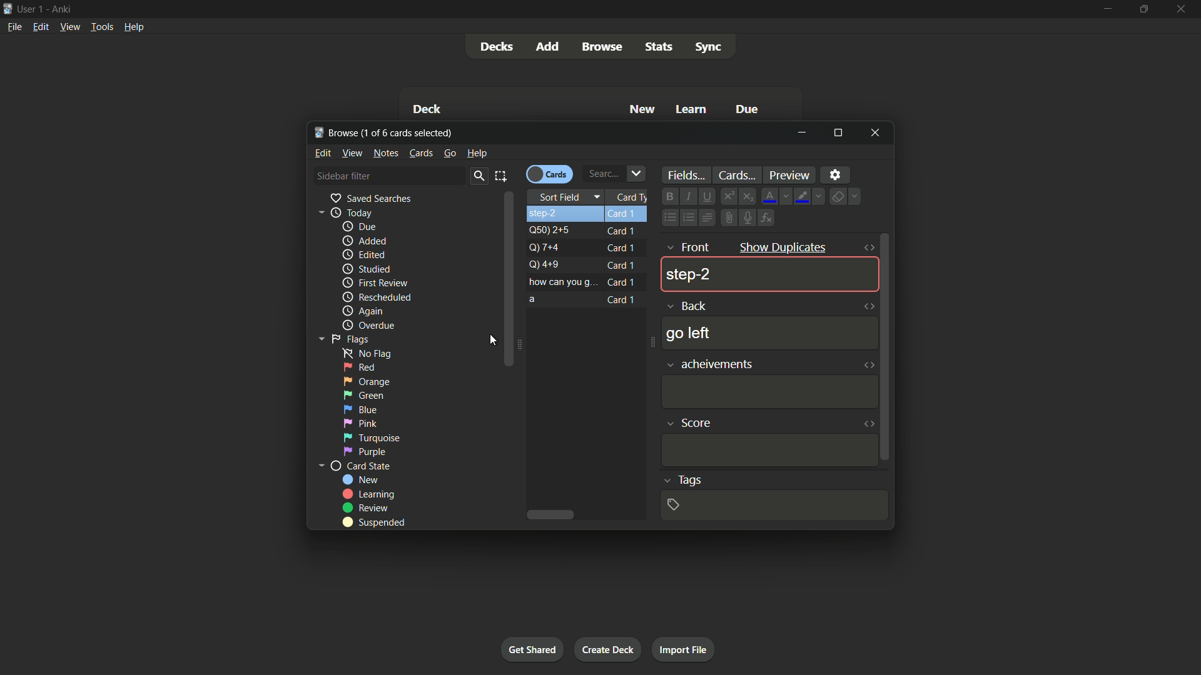  Describe the element at coordinates (366, 452) in the screenshot. I see `Purple` at that location.